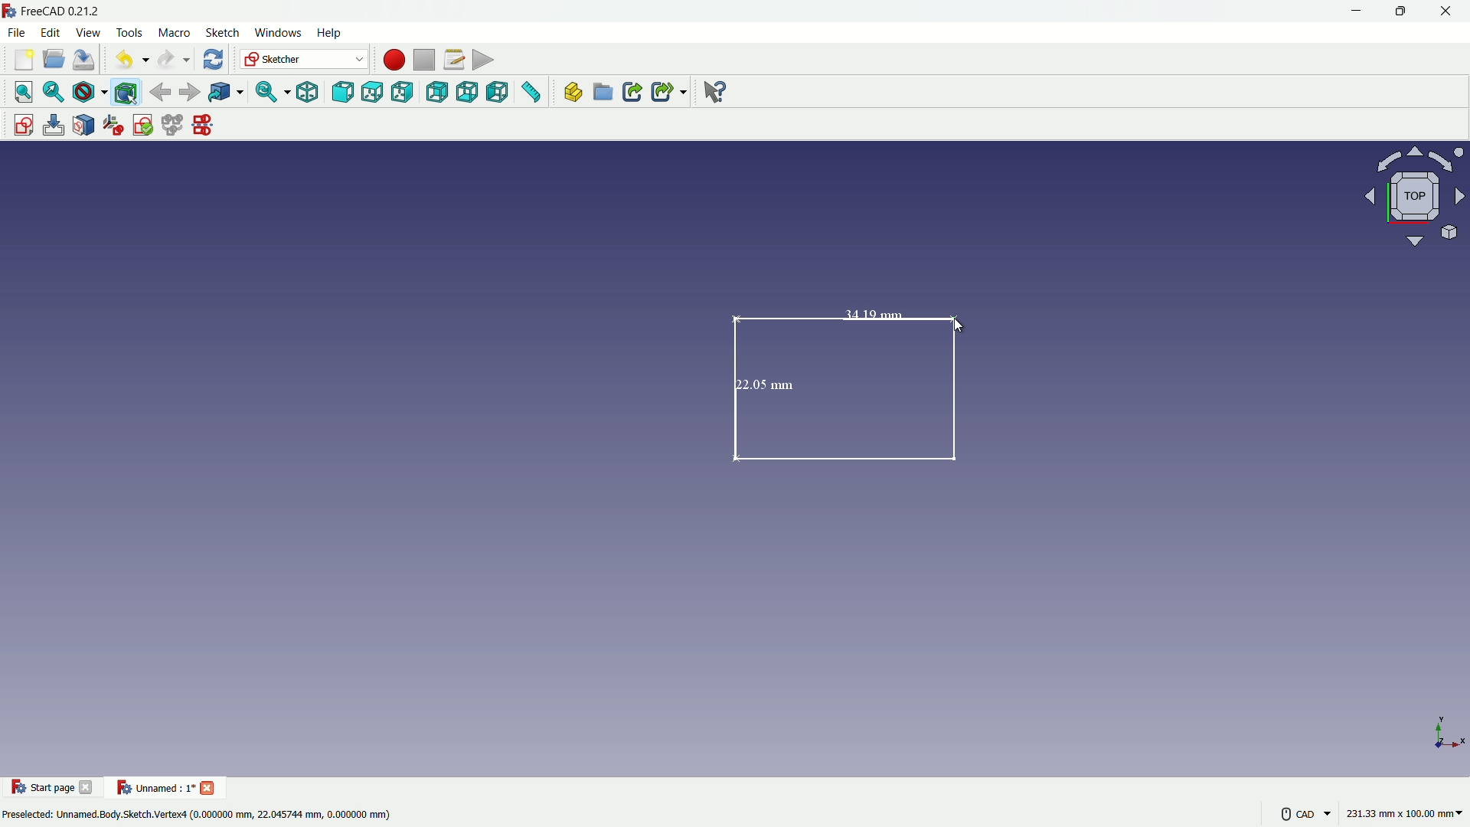 The height and width of the screenshot is (827, 1470). What do you see at coordinates (51, 32) in the screenshot?
I see `edit menu` at bounding box center [51, 32].